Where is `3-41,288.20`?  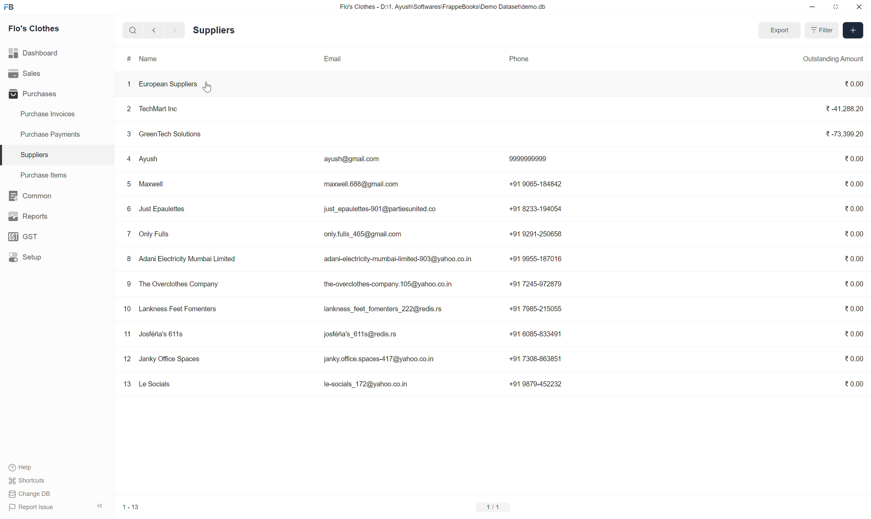 3-41,288.20 is located at coordinates (841, 109).